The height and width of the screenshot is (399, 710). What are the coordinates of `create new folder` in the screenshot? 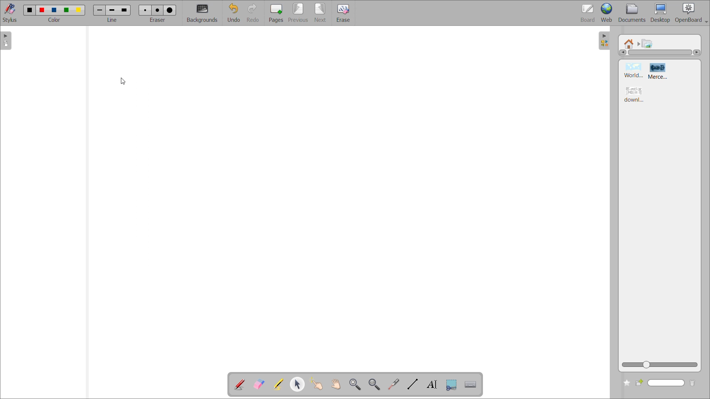 It's located at (639, 384).